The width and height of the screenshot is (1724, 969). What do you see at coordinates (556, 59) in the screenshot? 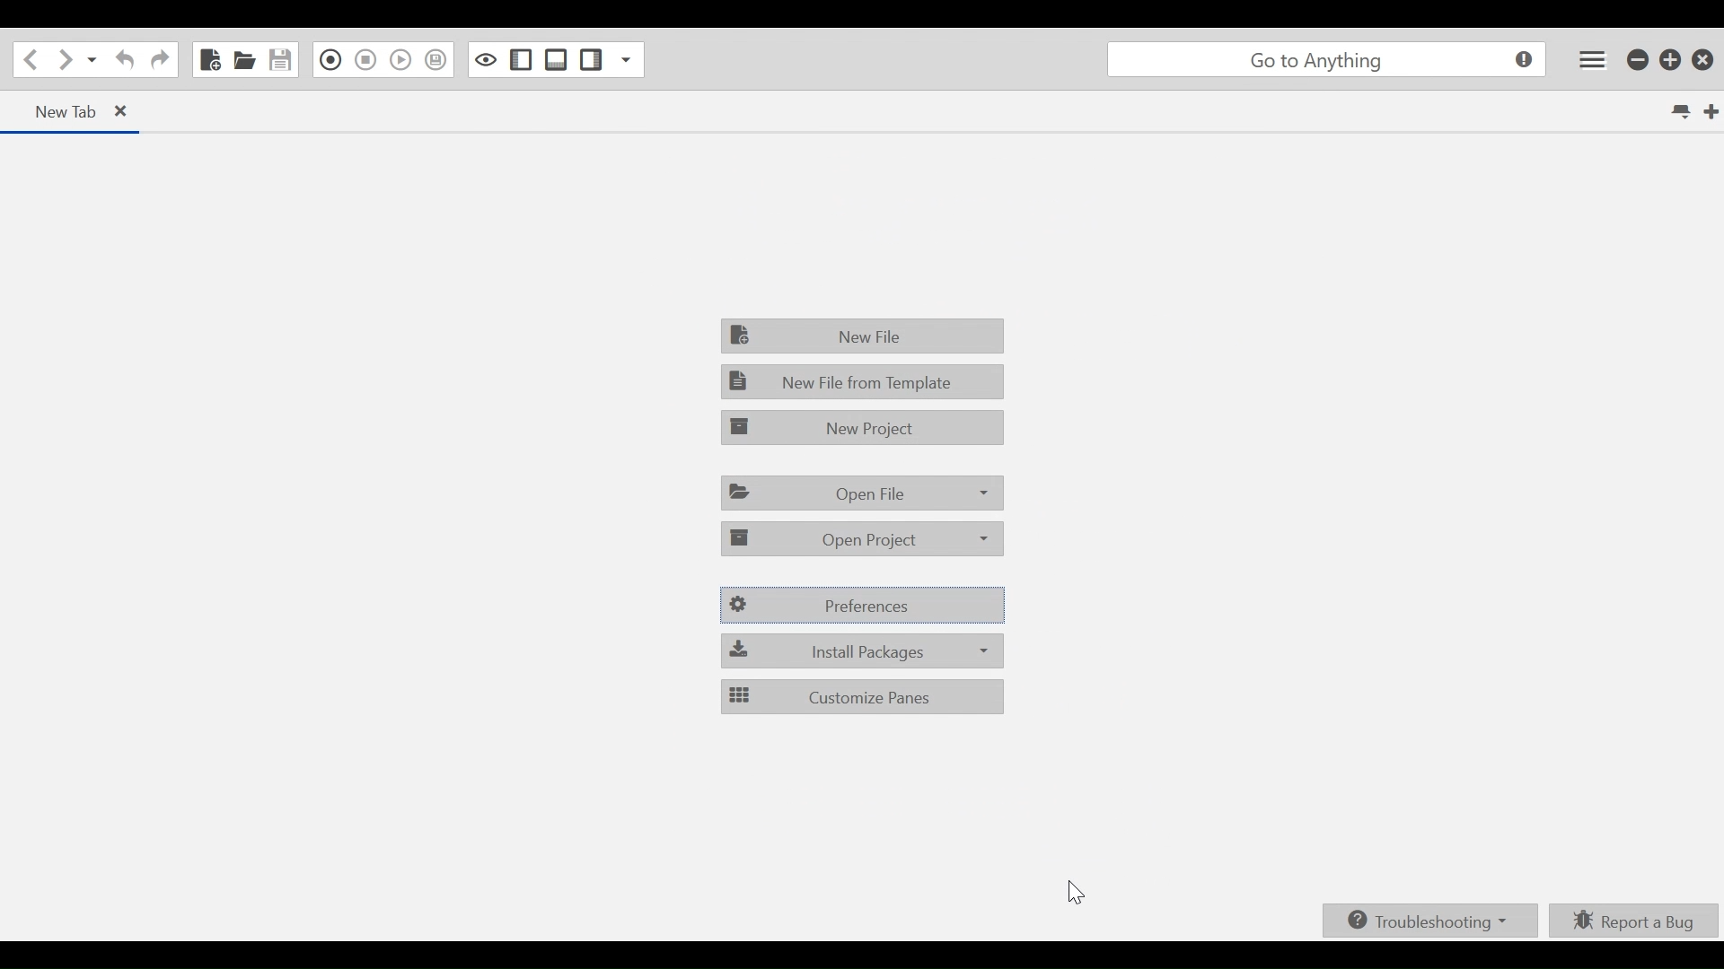
I see `Show/Hide Bottom Pane` at bounding box center [556, 59].